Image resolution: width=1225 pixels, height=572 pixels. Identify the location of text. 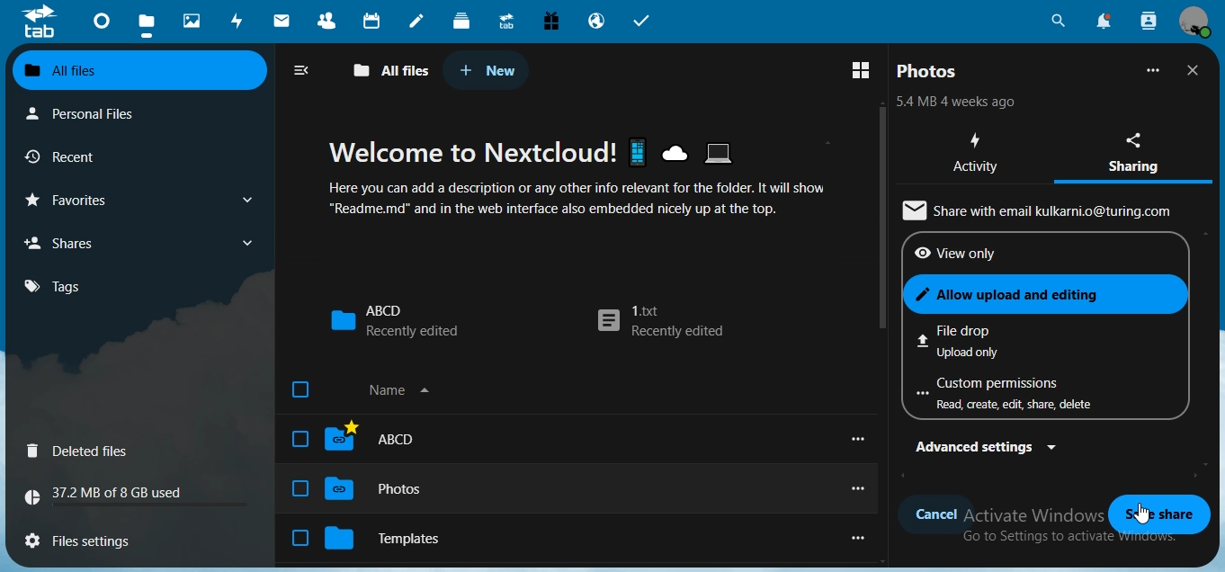
(1044, 209).